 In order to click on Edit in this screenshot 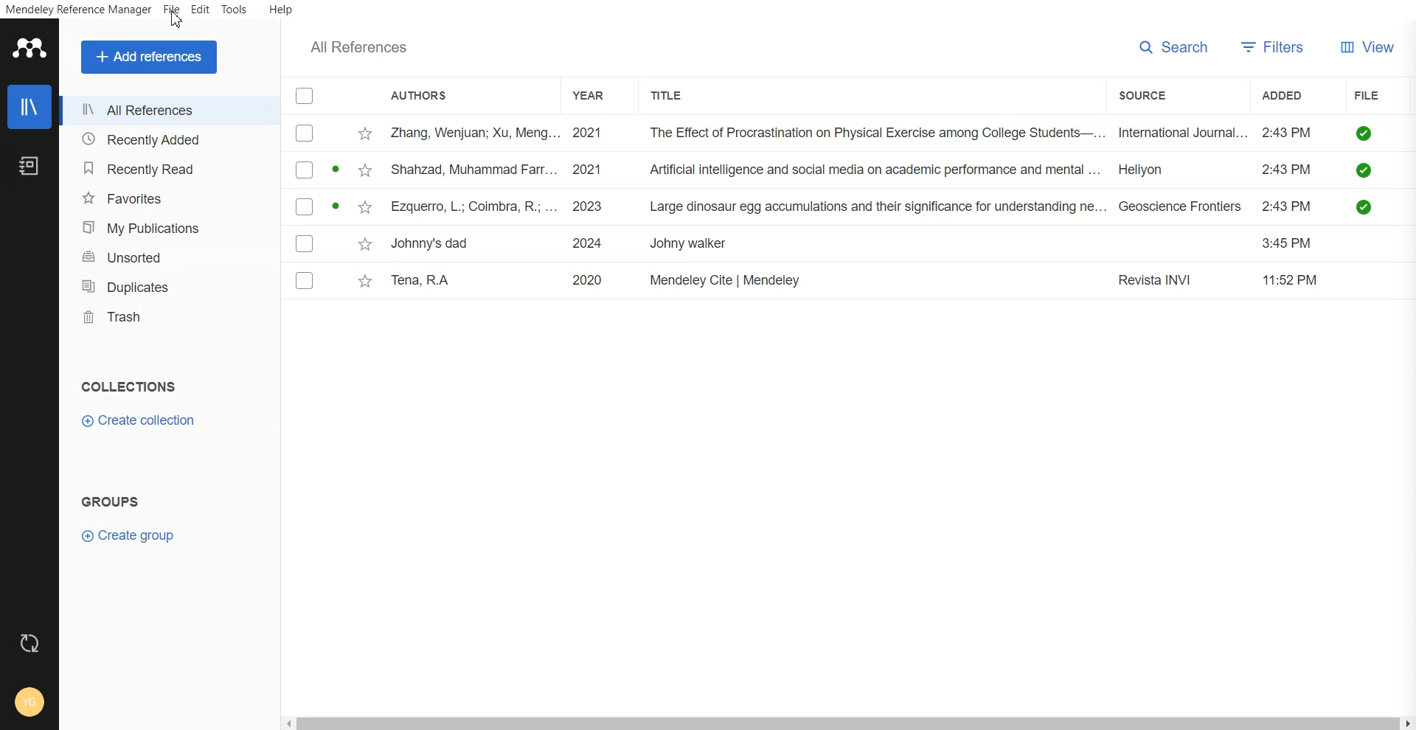, I will do `click(200, 10)`.